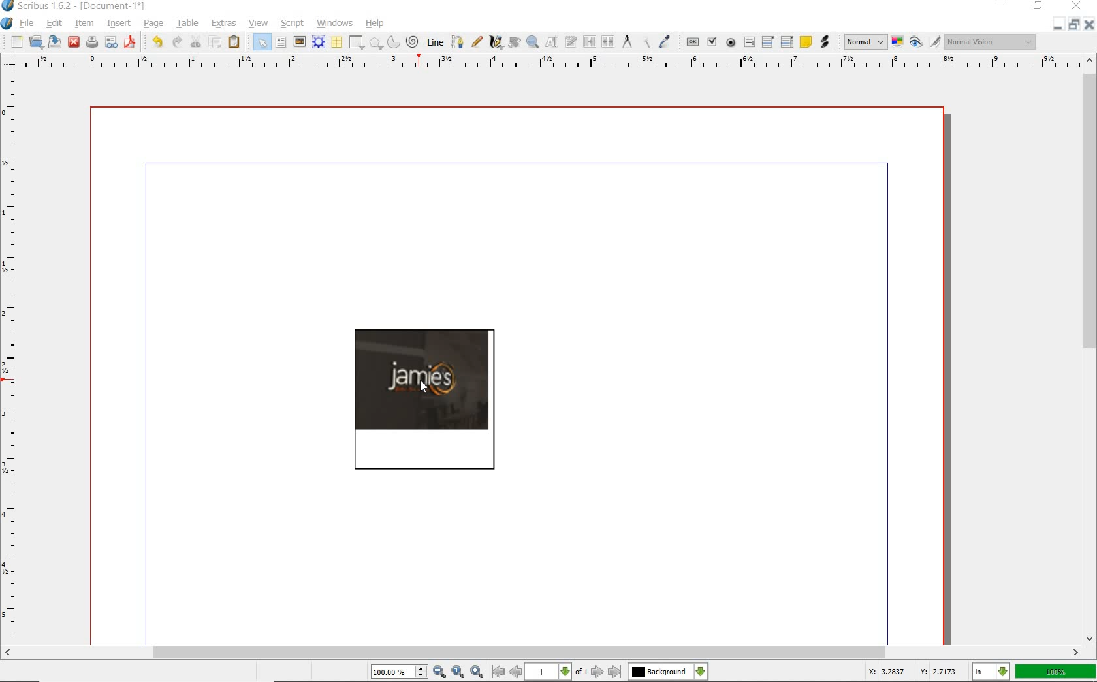 This screenshot has height=682, width=1097. Describe the element at coordinates (897, 42) in the screenshot. I see `toggle color management` at that location.